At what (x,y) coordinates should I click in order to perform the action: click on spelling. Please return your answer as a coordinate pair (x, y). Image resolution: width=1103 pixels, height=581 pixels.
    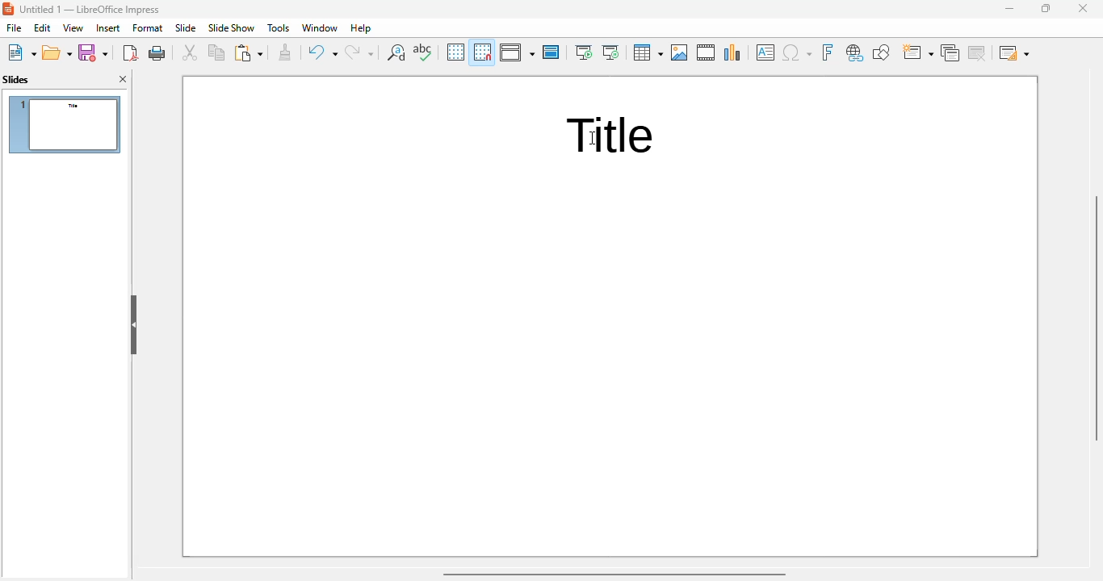
    Looking at the image, I should click on (423, 52).